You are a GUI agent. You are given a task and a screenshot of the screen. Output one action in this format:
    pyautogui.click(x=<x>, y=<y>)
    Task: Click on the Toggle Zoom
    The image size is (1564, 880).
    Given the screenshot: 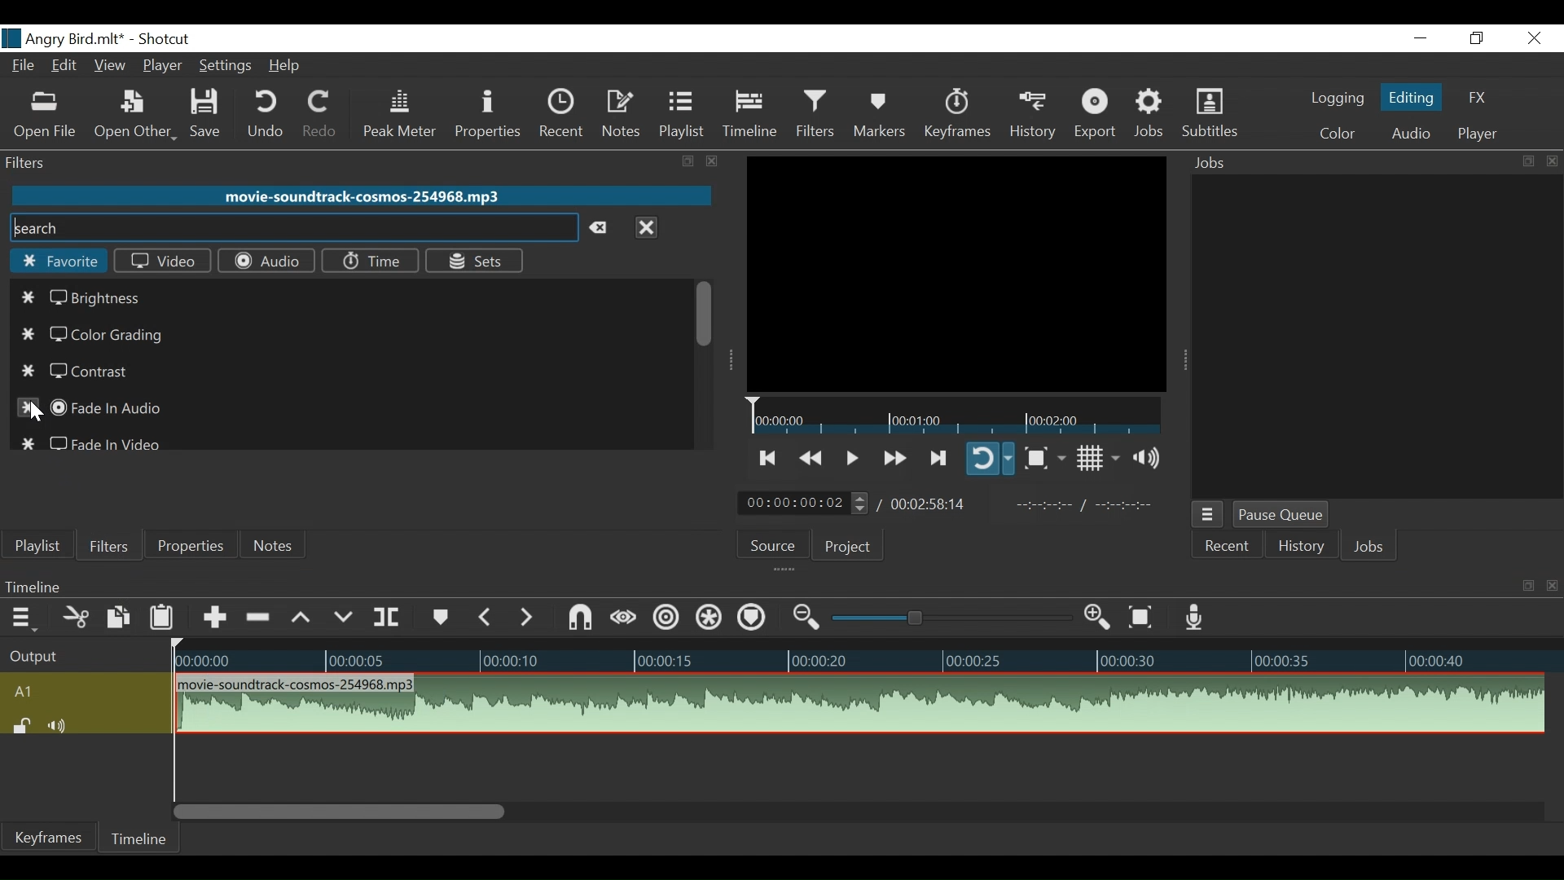 What is the action you would take?
    pyautogui.click(x=1044, y=457)
    